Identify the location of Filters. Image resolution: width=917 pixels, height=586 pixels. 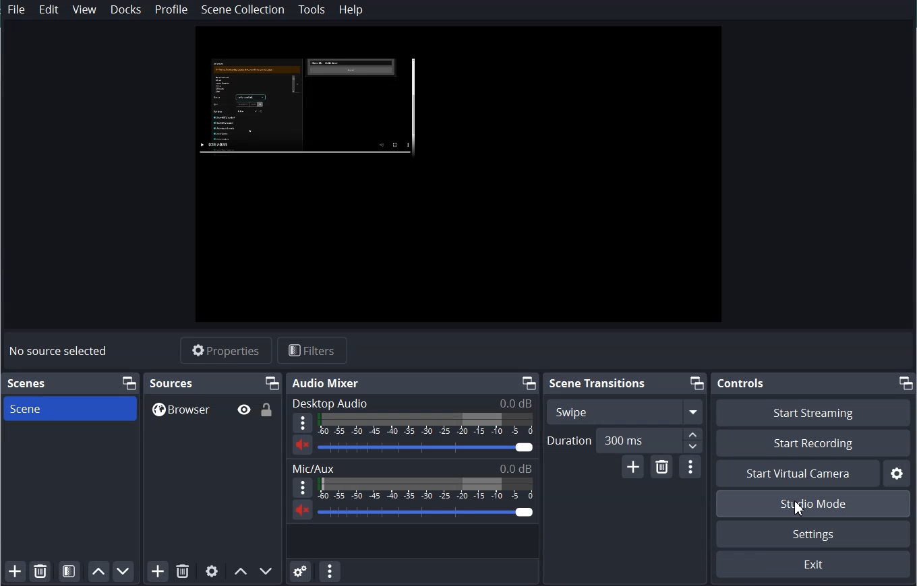
(312, 350).